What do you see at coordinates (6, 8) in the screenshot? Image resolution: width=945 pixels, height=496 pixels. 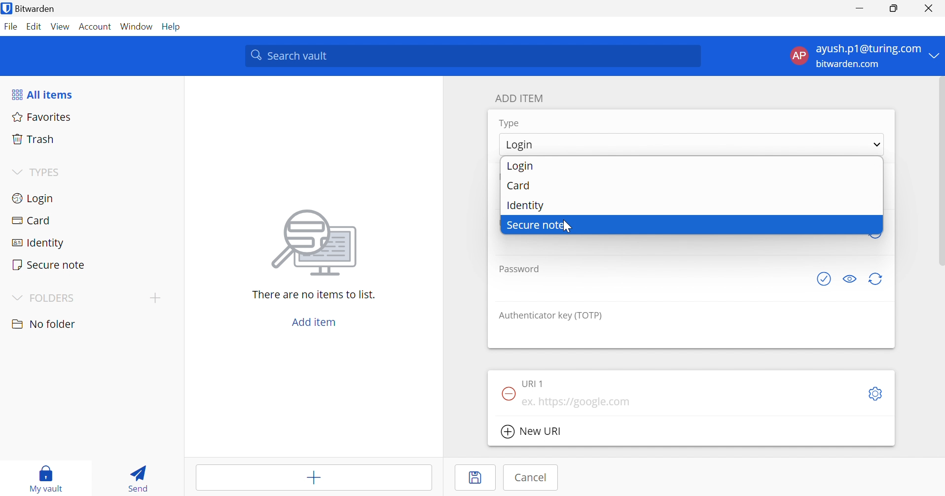 I see `bitwarden logo` at bounding box center [6, 8].